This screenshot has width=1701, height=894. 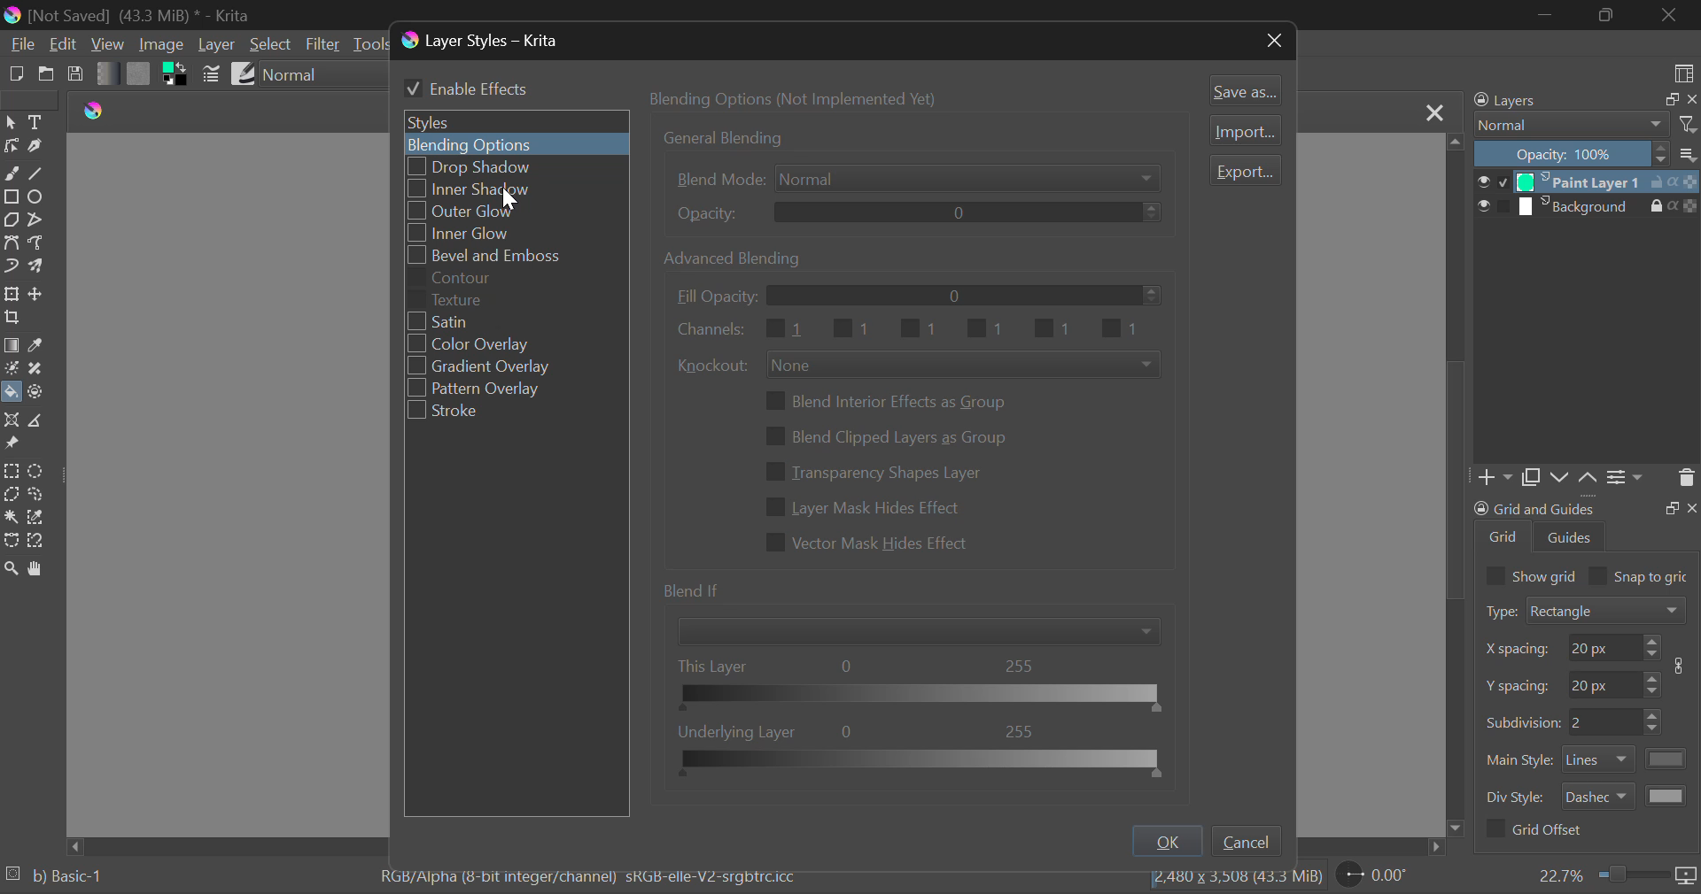 What do you see at coordinates (64, 44) in the screenshot?
I see `Edit` at bounding box center [64, 44].